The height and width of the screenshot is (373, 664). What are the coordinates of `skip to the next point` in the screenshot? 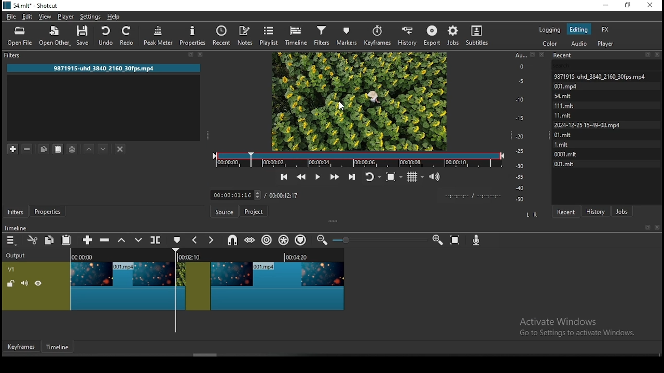 It's located at (354, 175).